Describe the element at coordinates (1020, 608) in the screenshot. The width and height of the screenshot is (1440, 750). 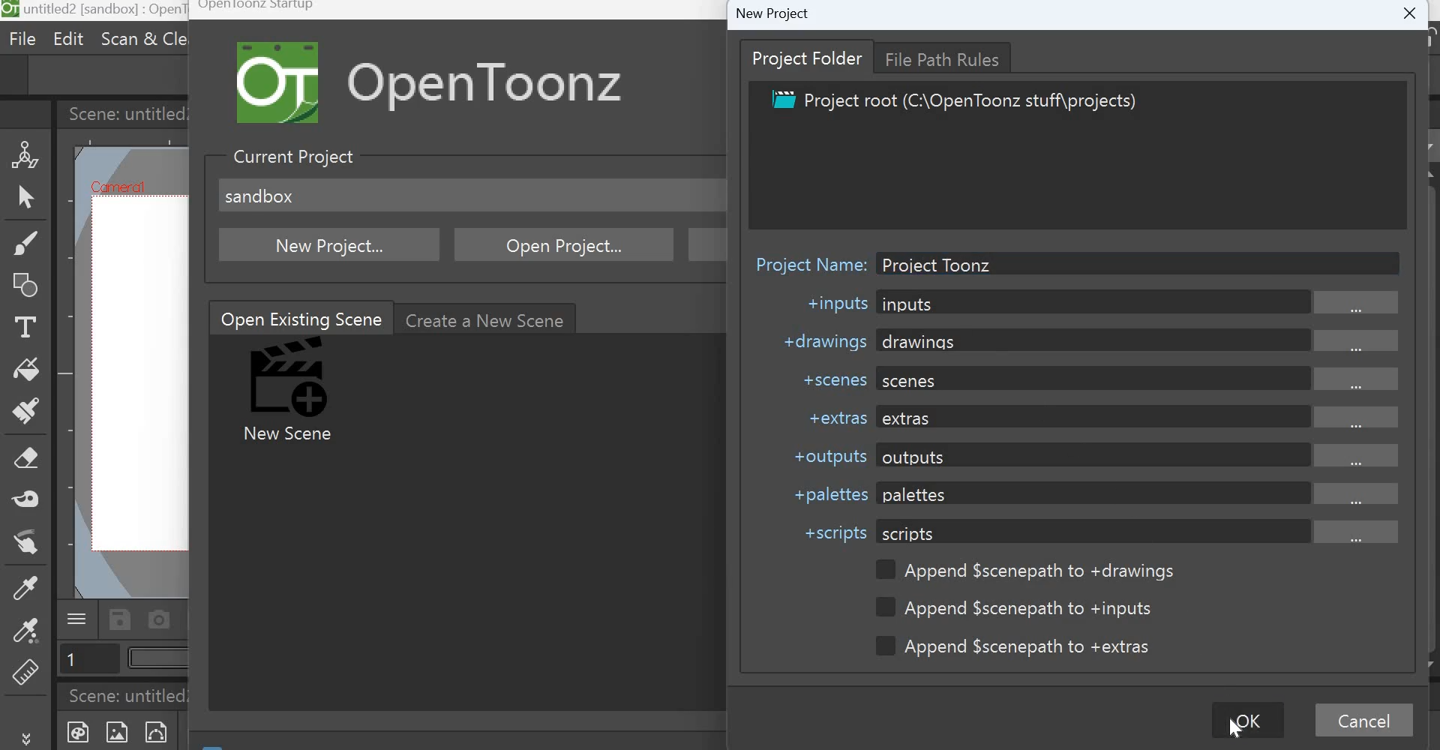
I see `Append $scenepath to +inputs` at that location.